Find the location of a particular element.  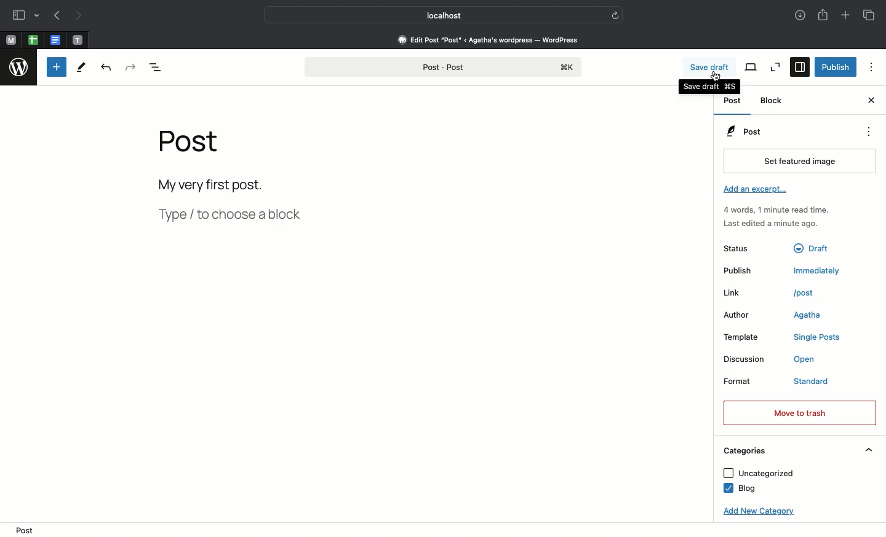

Post is located at coordinates (25, 530).